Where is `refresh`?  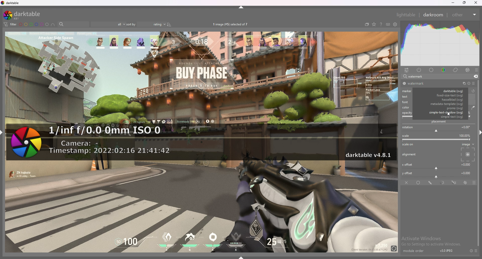 refresh is located at coordinates (473, 91).